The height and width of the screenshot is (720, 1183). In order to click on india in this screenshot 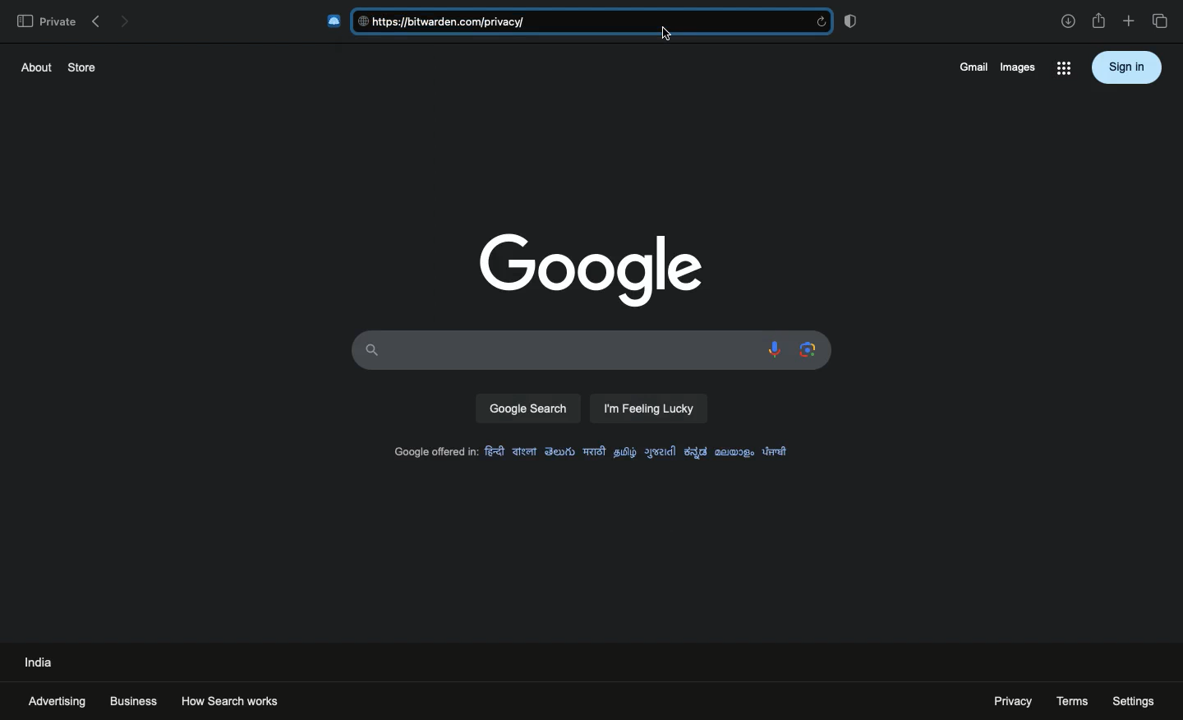, I will do `click(40, 661)`.